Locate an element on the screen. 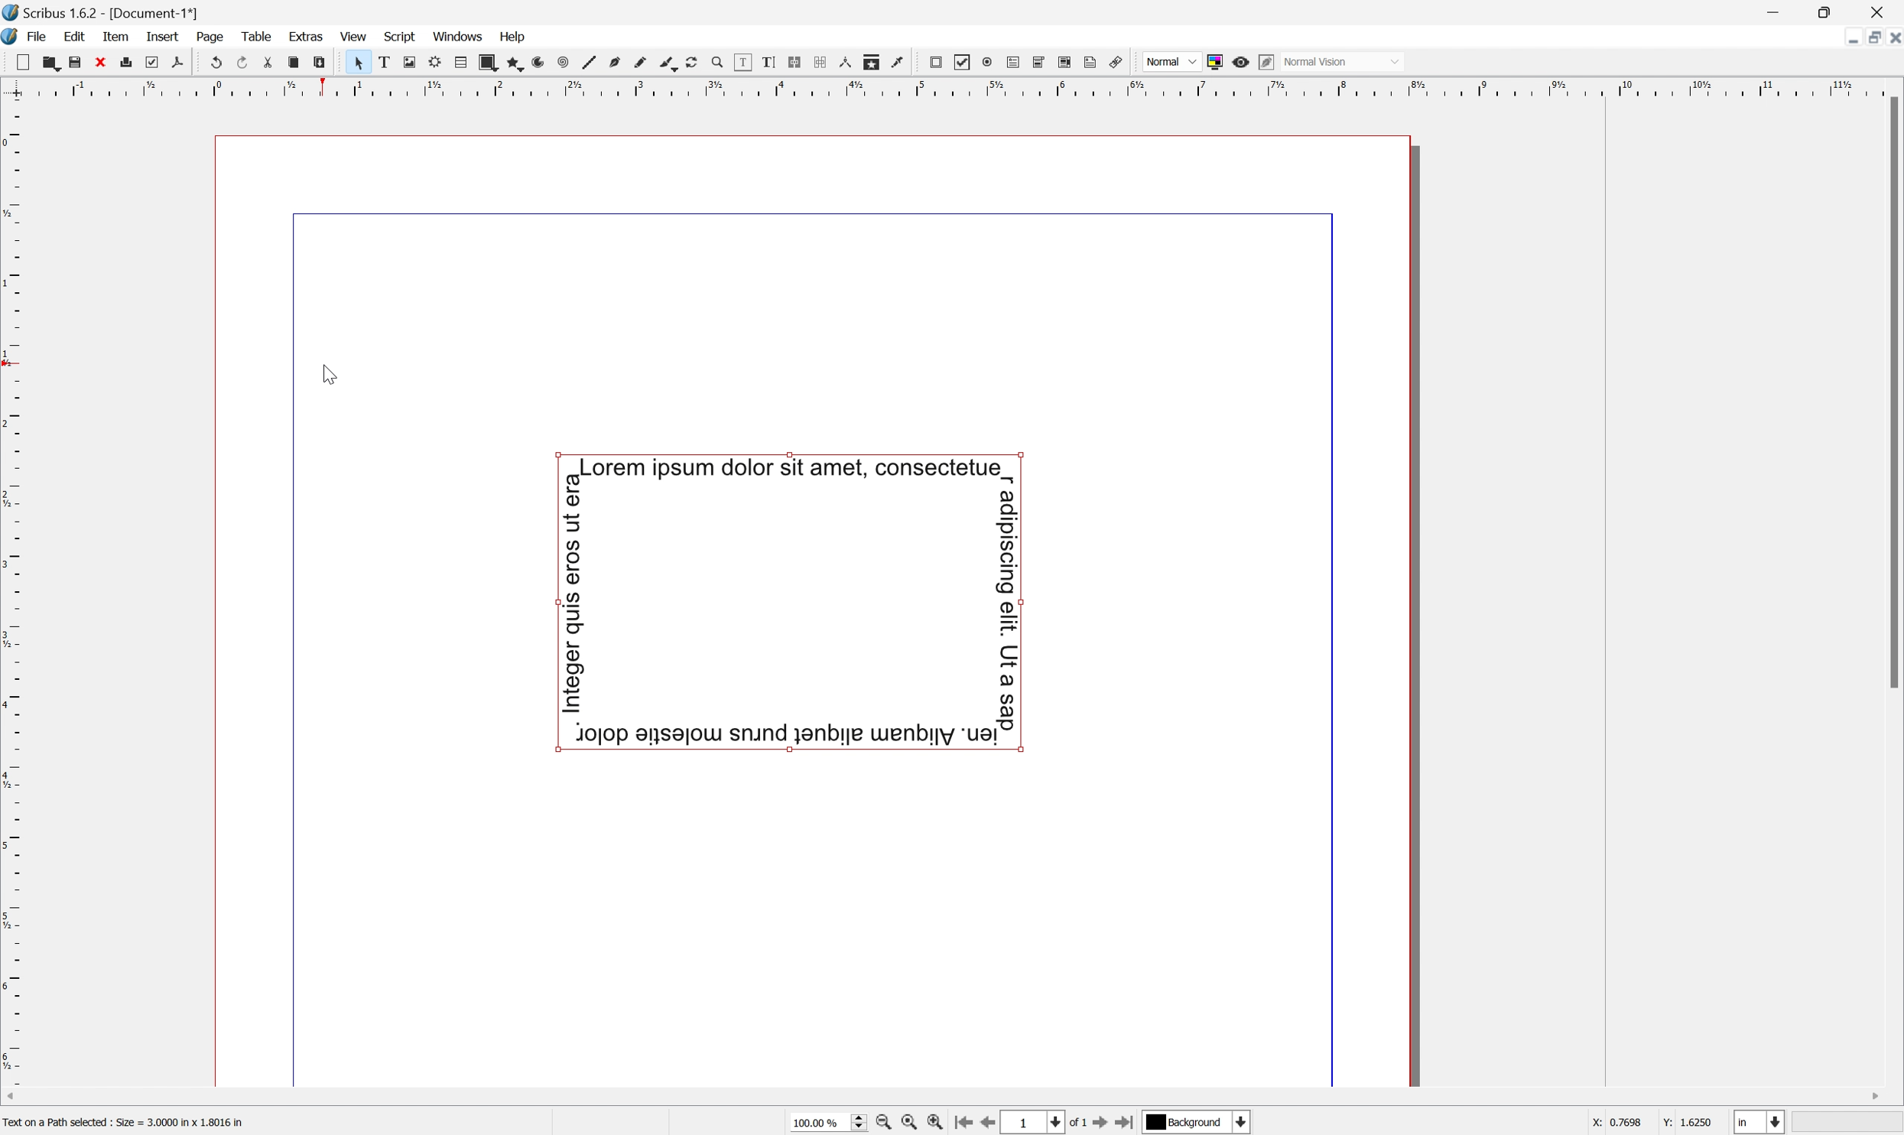 This screenshot has width=1904, height=1135. Select the current payer is located at coordinates (1197, 1124).